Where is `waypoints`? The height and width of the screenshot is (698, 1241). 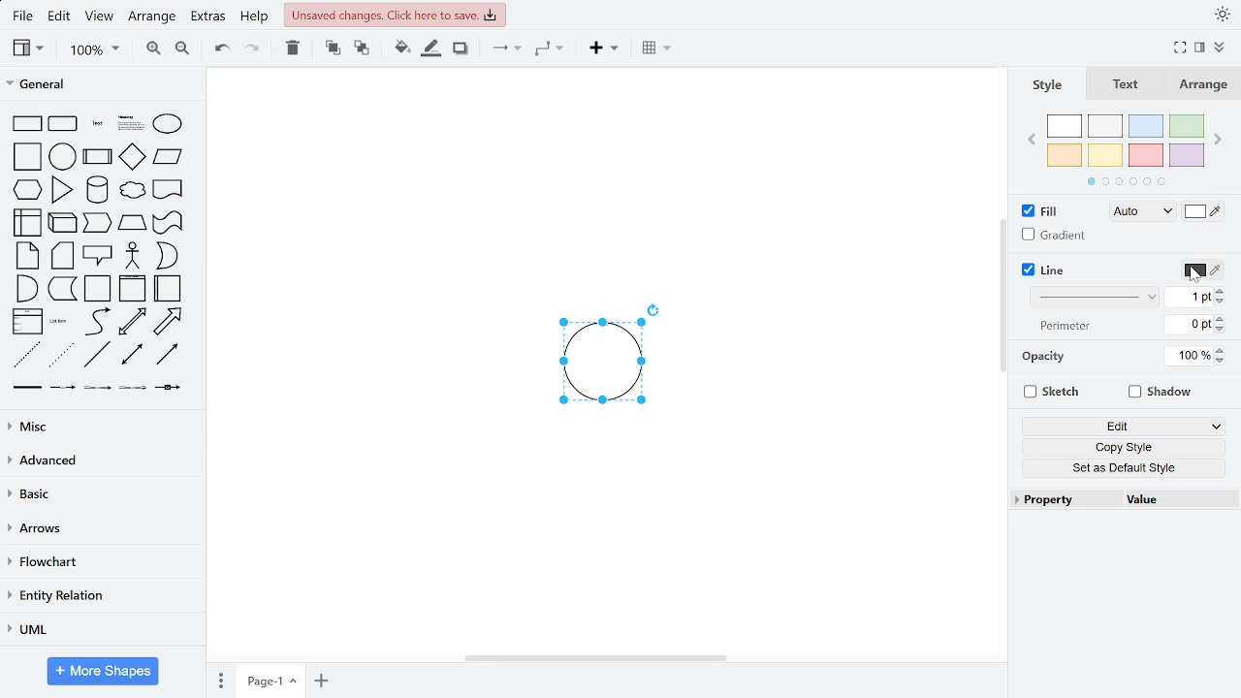
waypoints is located at coordinates (550, 48).